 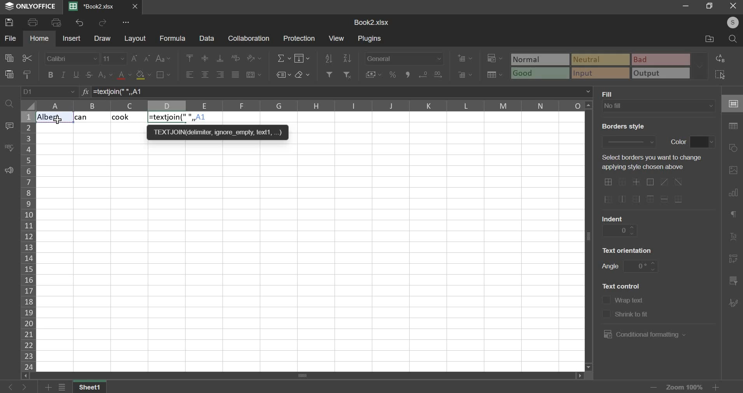 What do you see at coordinates (733, 259) in the screenshot?
I see `pivot table` at bounding box center [733, 259].